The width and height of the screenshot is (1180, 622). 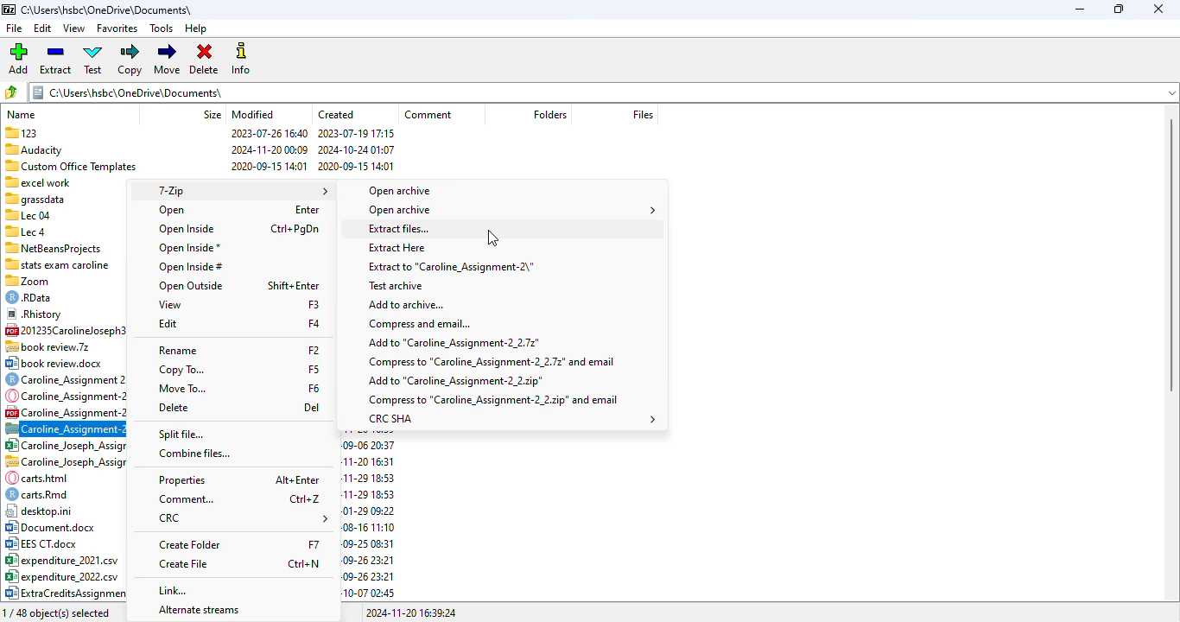 What do you see at coordinates (117, 29) in the screenshot?
I see `favorites` at bounding box center [117, 29].